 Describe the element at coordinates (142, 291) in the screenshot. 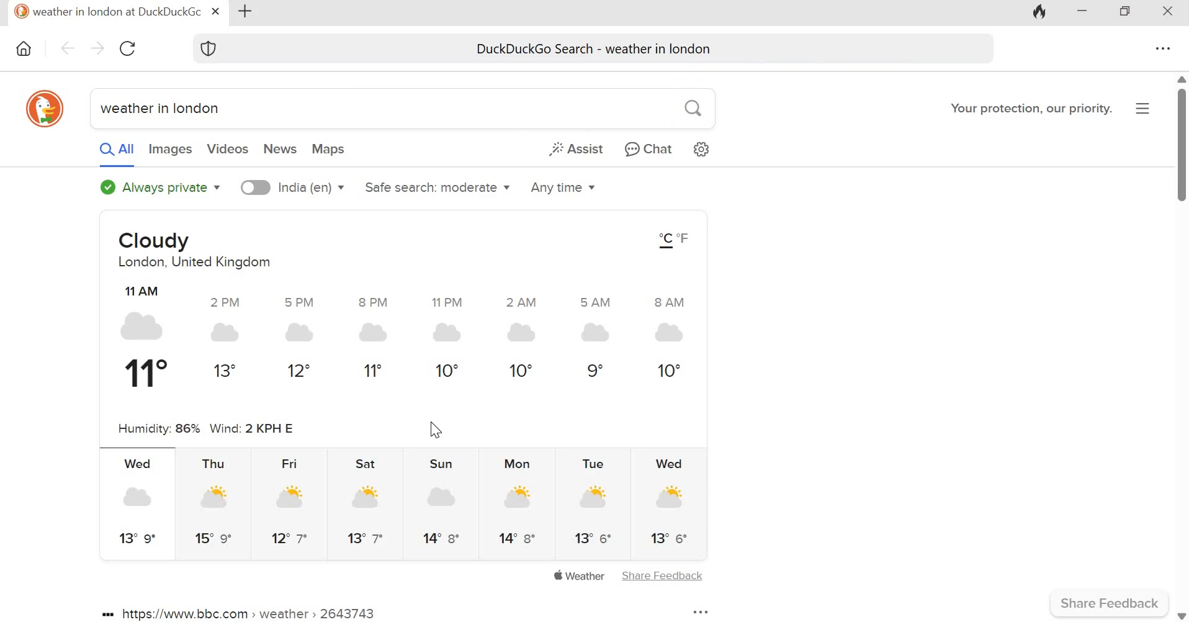

I see `11 AM` at that location.